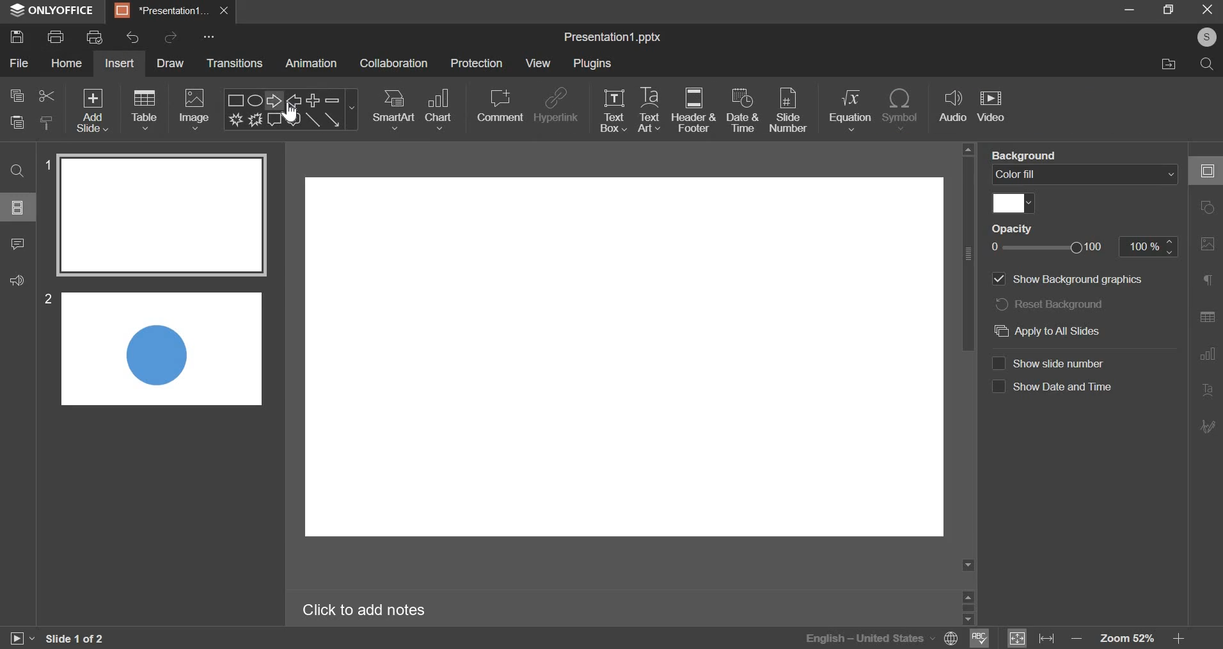 The image size is (1223, 649). Describe the element at coordinates (255, 100) in the screenshot. I see `Ellipse` at that location.